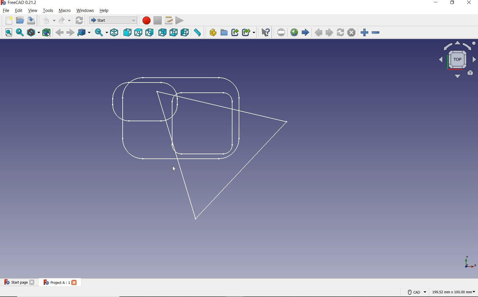 This screenshot has width=478, height=297. What do you see at coordinates (112, 20) in the screenshot?
I see `SWITCH BETWEEN WORKBENCES` at bounding box center [112, 20].